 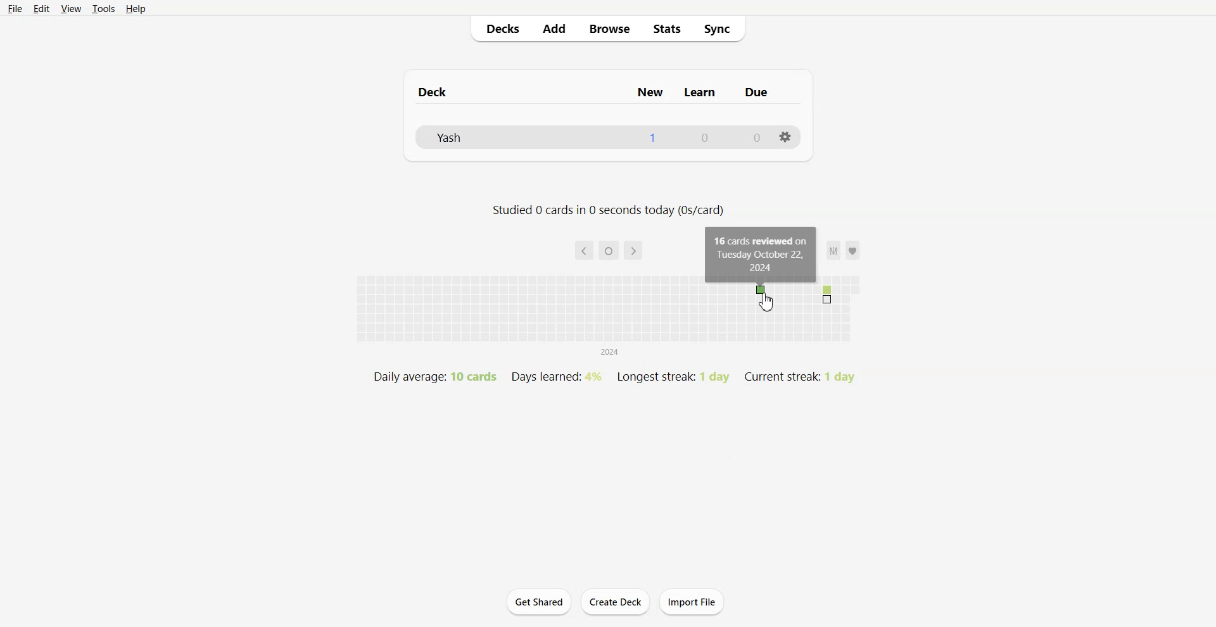 What do you see at coordinates (15, 9) in the screenshot?
I see `File` at bounding box center [15, 9].